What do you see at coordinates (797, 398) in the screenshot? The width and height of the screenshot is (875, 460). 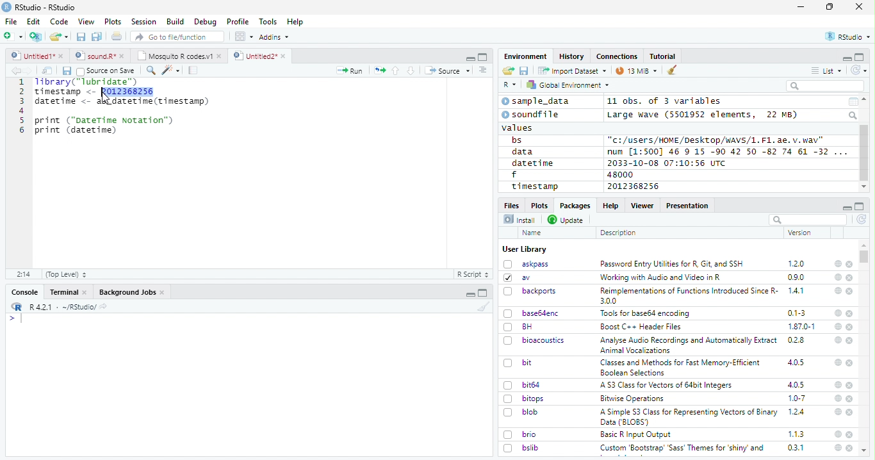 I see `1.0-7` at bounding box center [797, 398].